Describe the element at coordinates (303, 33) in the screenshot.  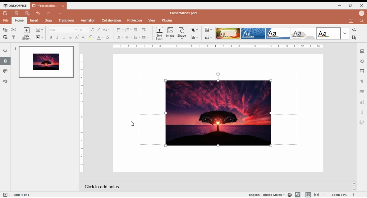
I see `theme 4` at that location.